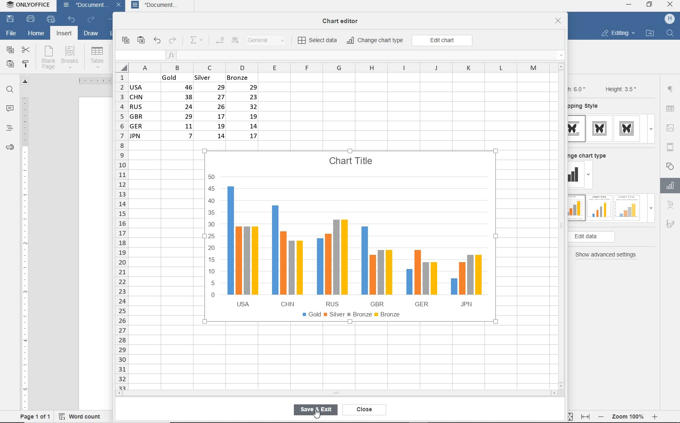 This screenshot has height=423, width=680. Describe the element at coordinates (344, 21) in the screenshot. I see `chat editor` at that location.